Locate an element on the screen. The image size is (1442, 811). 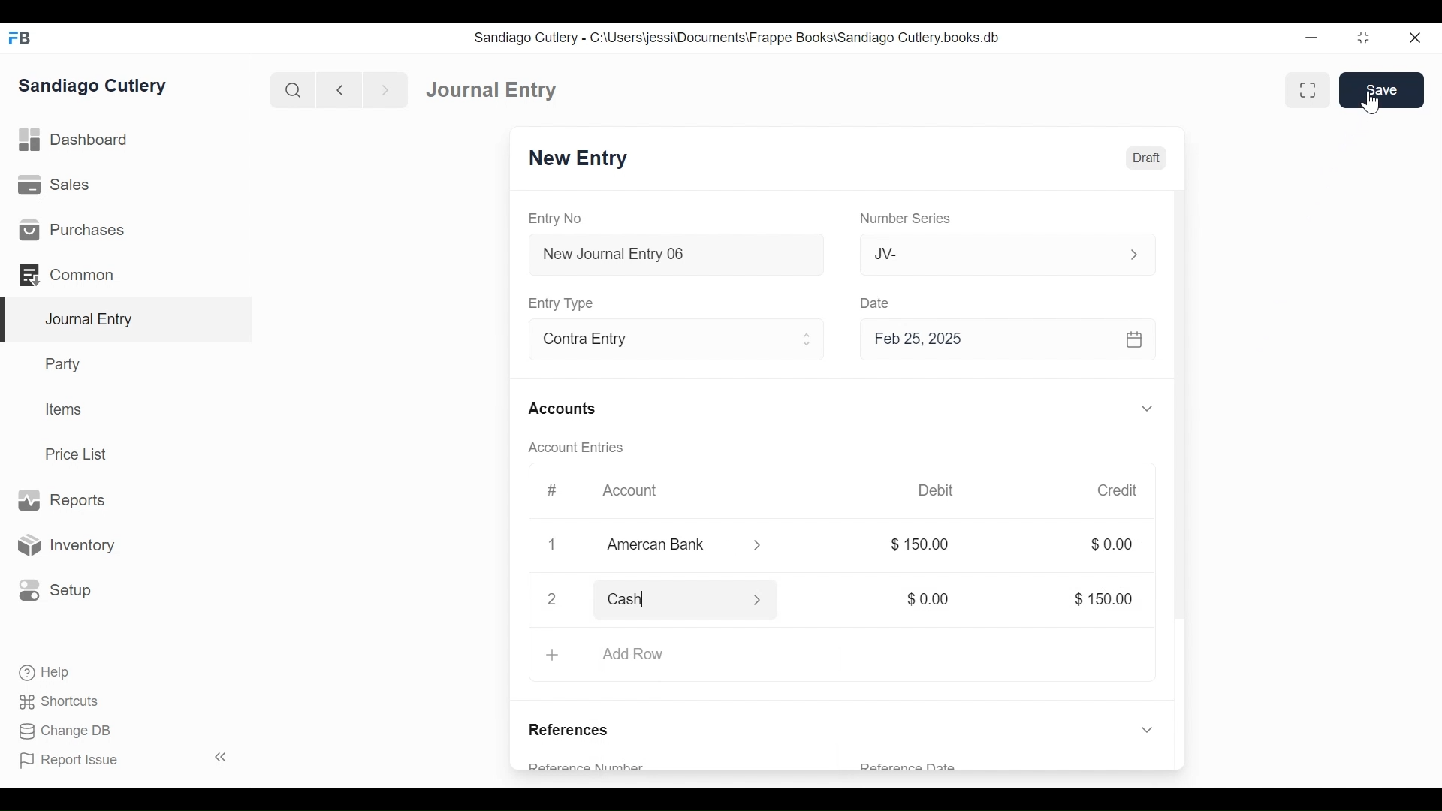
Feb 25, 2025 is located at coordinates (1001, 339).